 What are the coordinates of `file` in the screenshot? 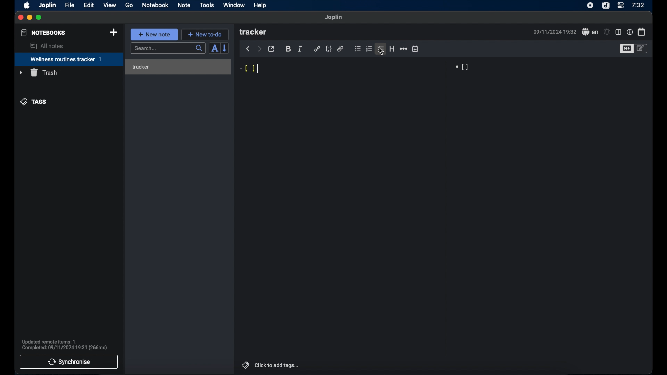 It's located at (69, 5).